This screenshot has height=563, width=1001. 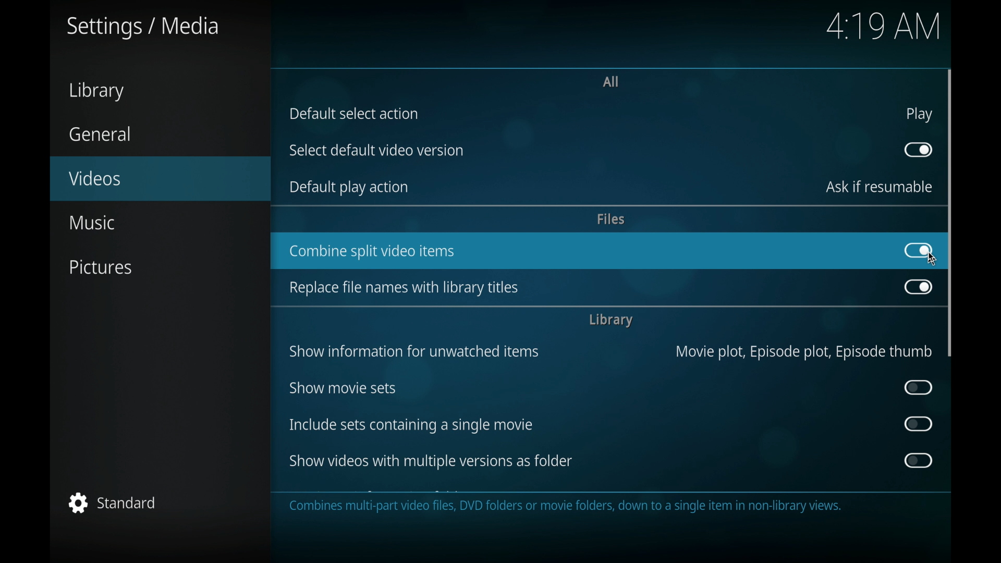 What do you see at coordinates (609, 321) in the screenshot?
I see `library` at bounding box center [609, 321].